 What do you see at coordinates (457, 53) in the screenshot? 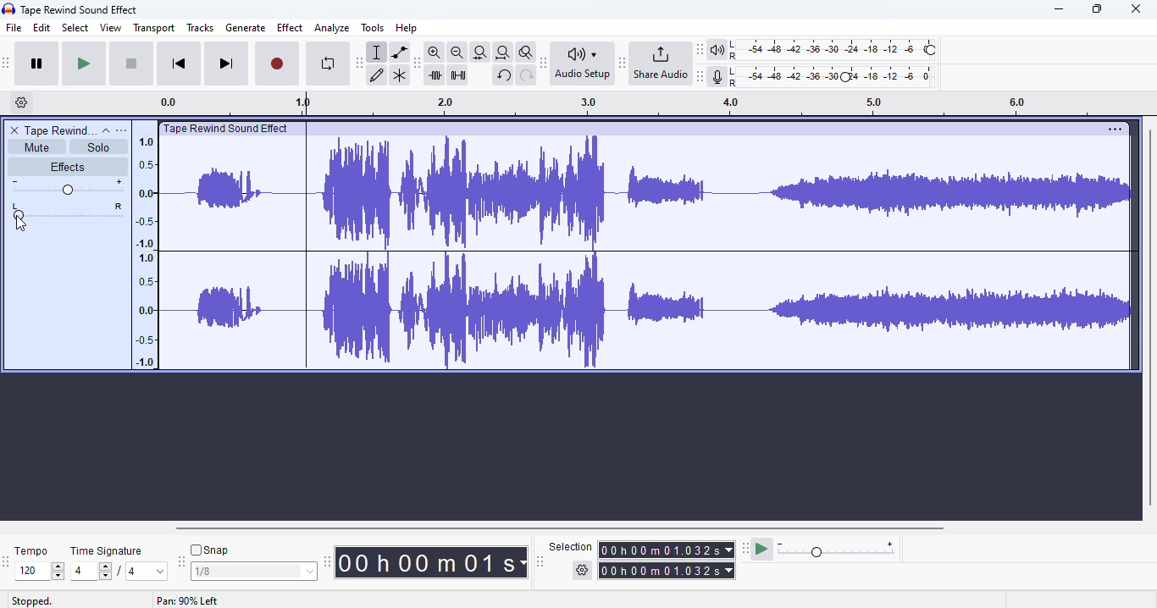
I see `zoom out` at bounding box center [457, 53].